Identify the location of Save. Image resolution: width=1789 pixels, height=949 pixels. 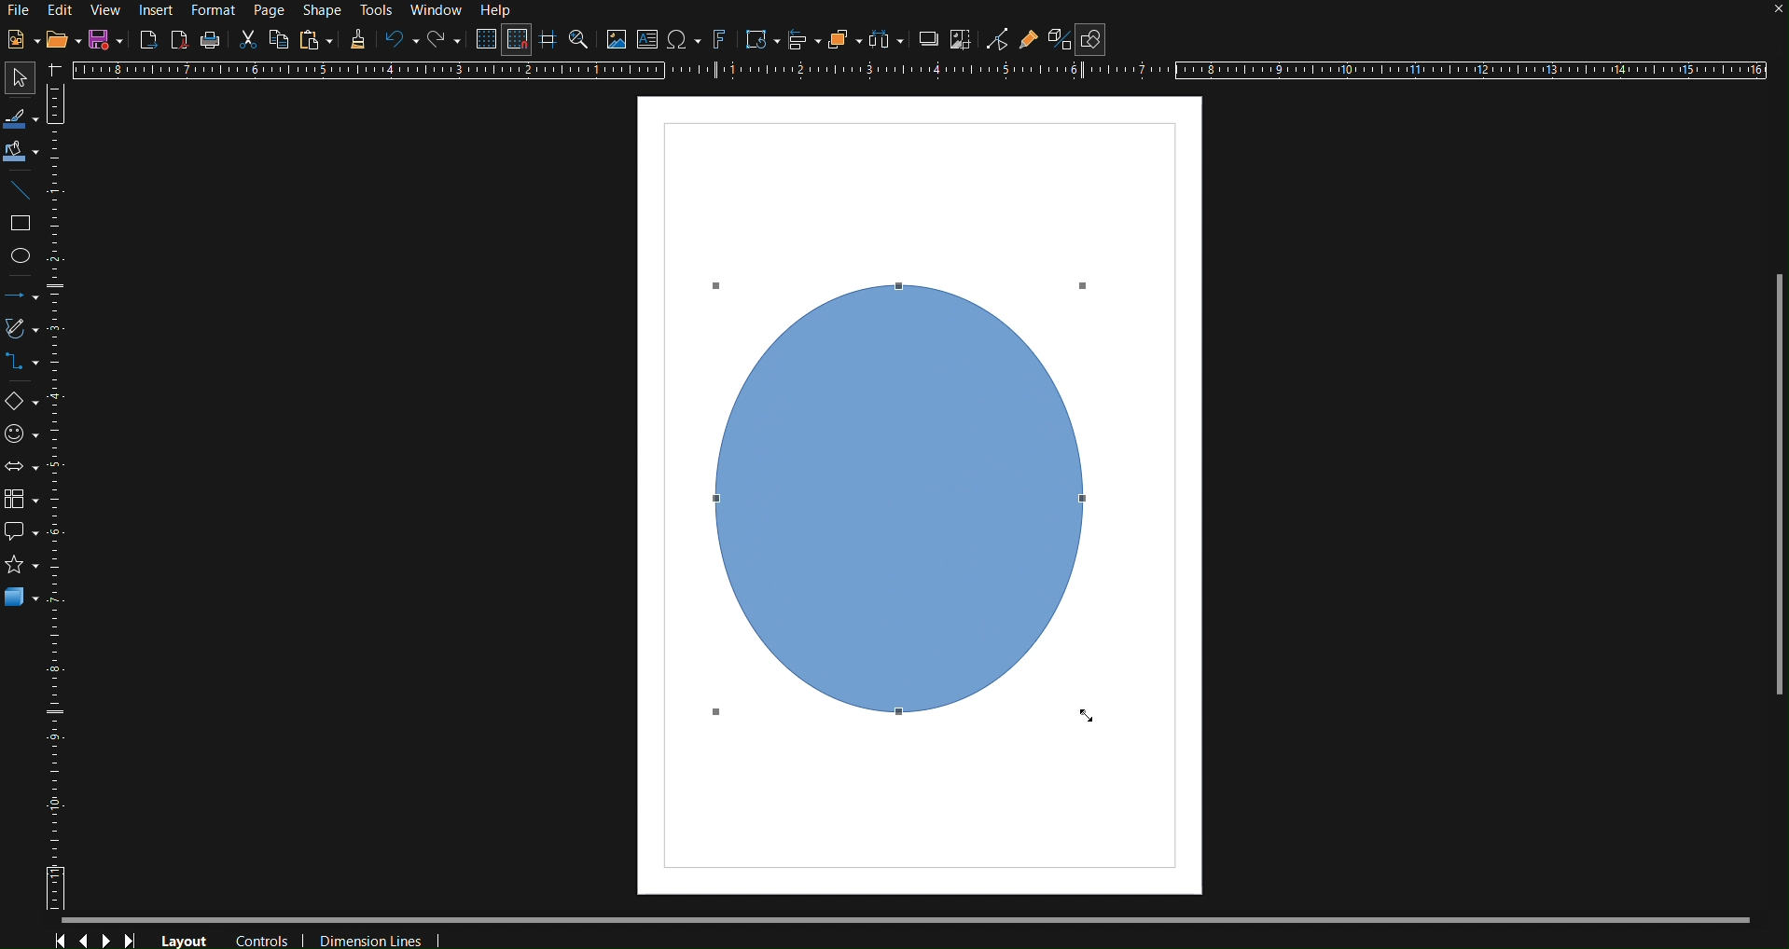
(108, 40).